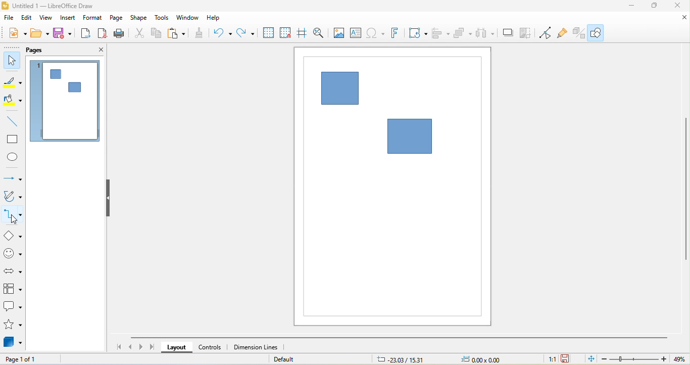 Image resolution: width=690 pixels, height=365 pixels. Describe the element at coordinates (13, 196) in the screenshot. I see `curves and polygon` at that location.